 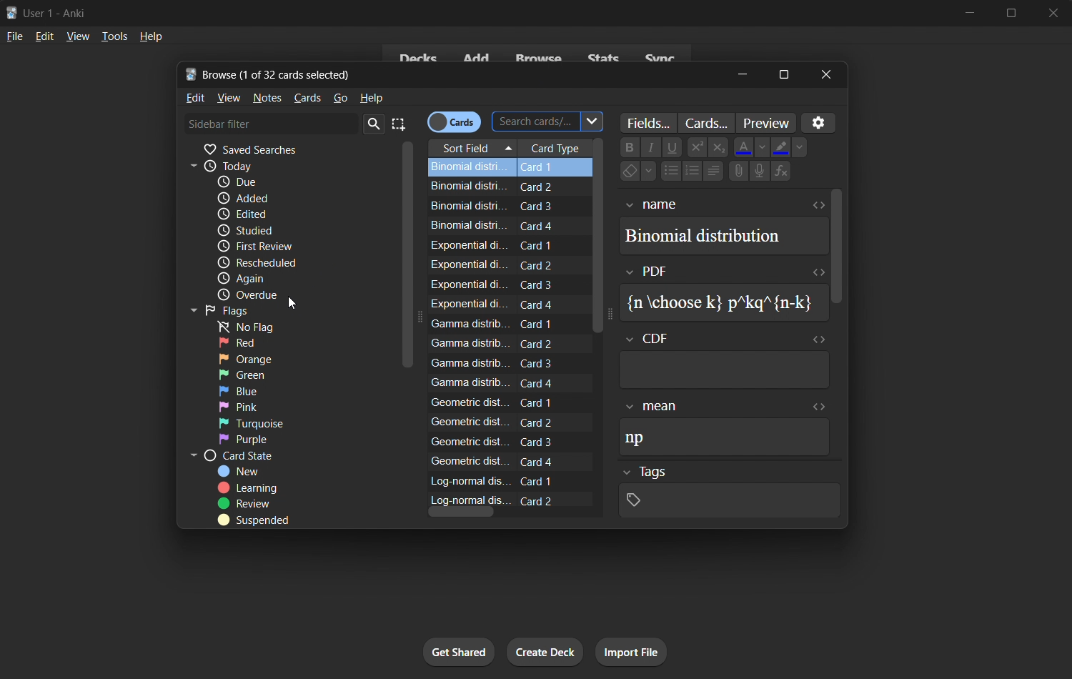 I want to click on Card 3, so click(x=549, y=284).